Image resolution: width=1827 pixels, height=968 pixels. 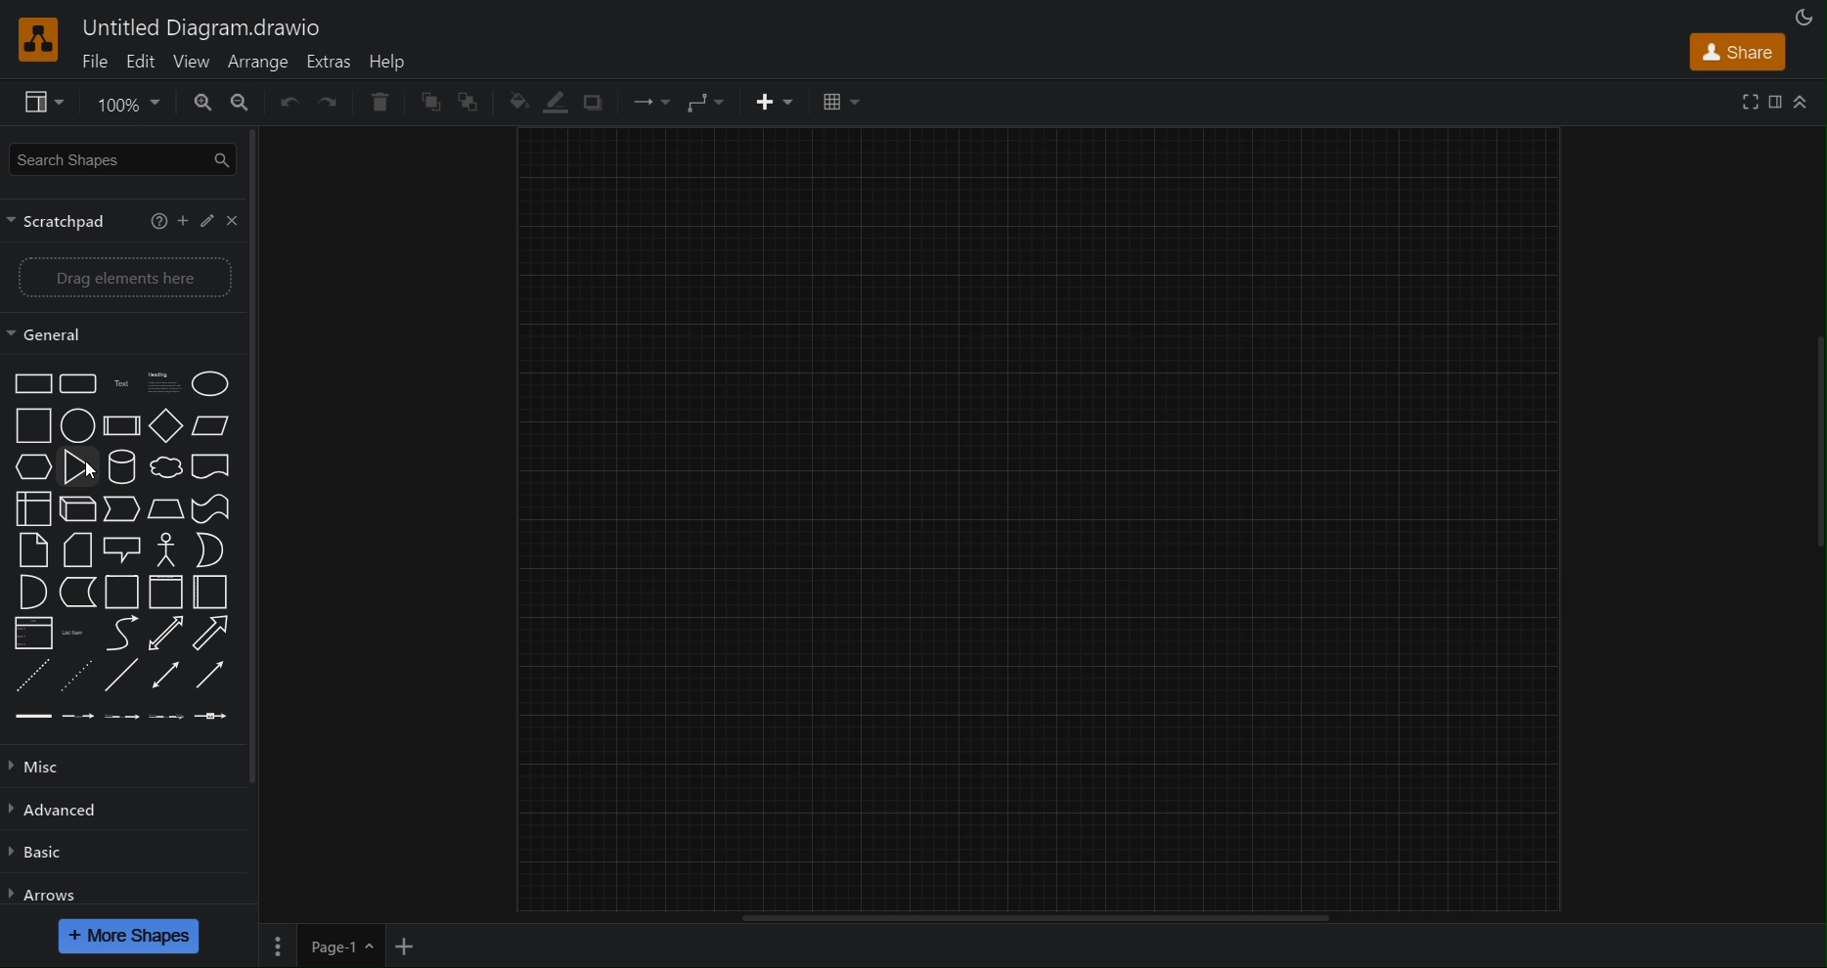 I want to click on Logo, so click(x=42, y=39).